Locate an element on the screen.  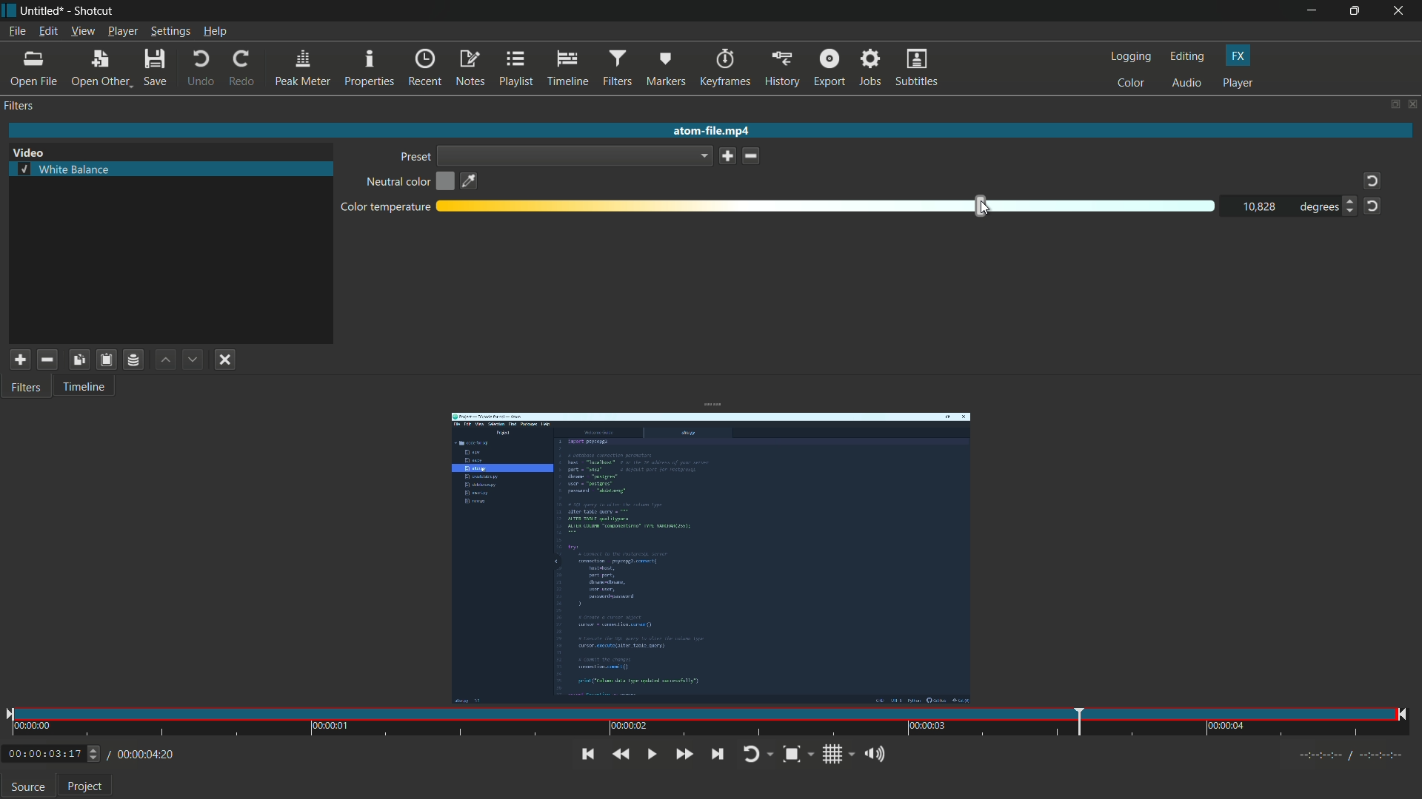
untitled (file name) is located at coordinates (42, 11).